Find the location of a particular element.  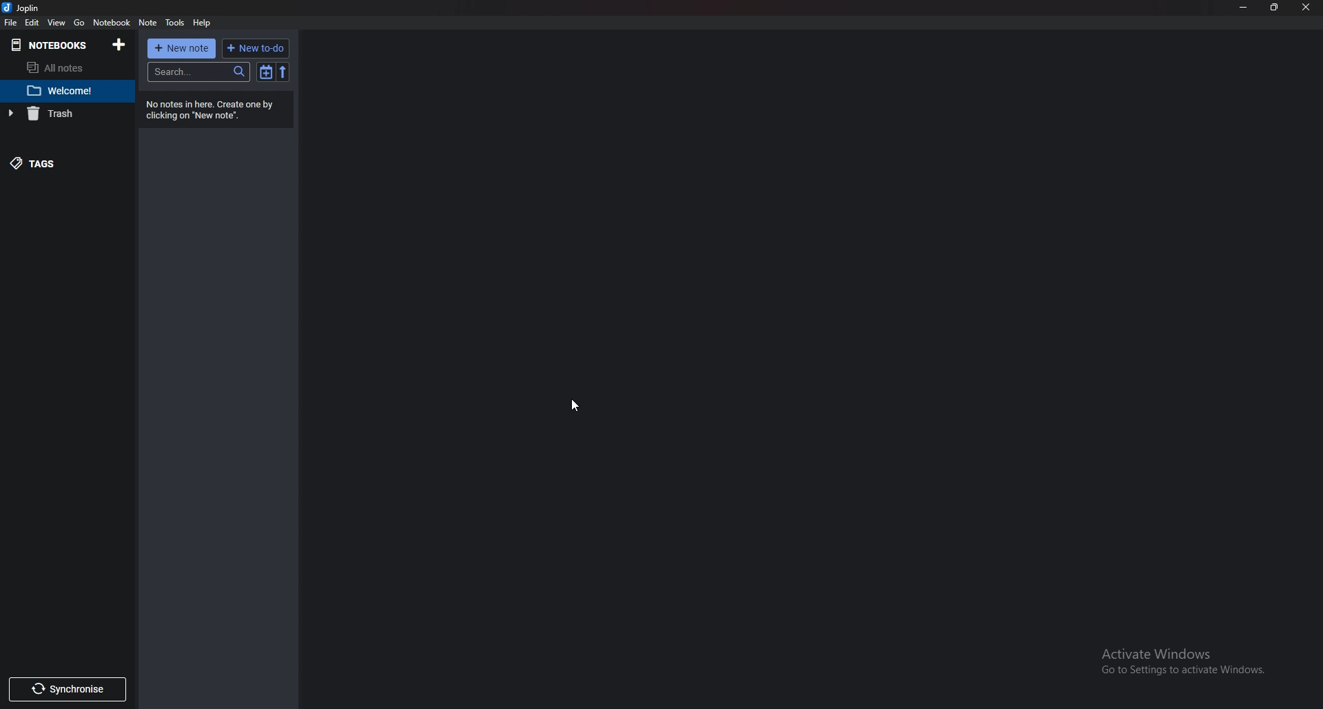

All notes is located at coordinates (68, 67).